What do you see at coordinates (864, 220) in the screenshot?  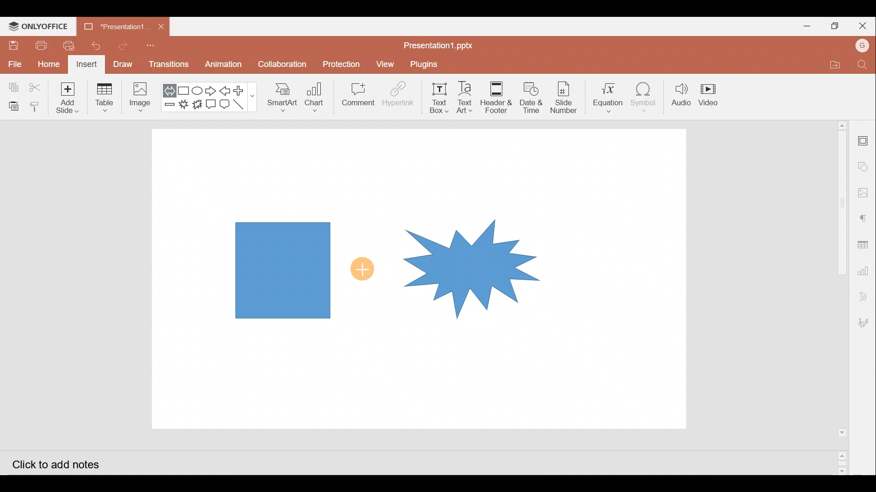 I see `Paragraph settings` at bounding box center [864, 220].